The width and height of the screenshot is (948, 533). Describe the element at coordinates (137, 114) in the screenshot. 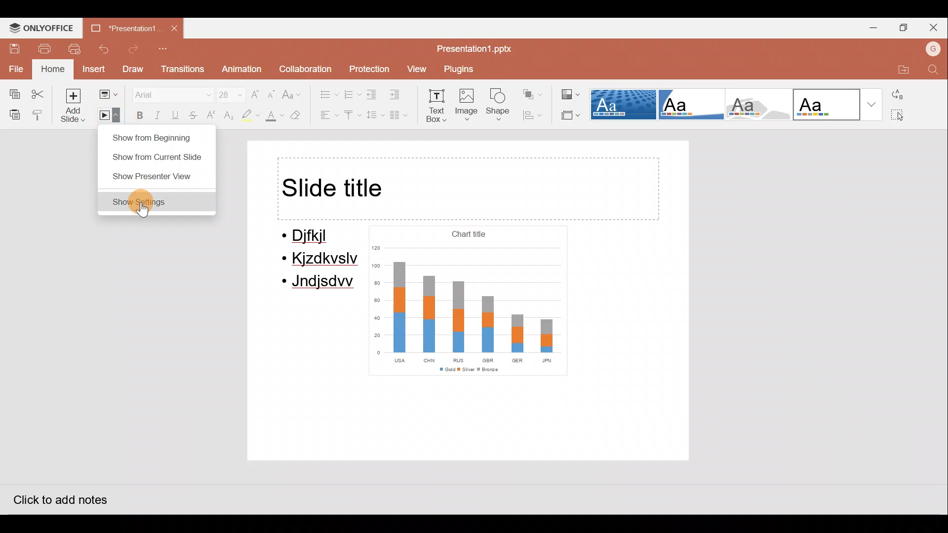

I see `Bold` at that location.